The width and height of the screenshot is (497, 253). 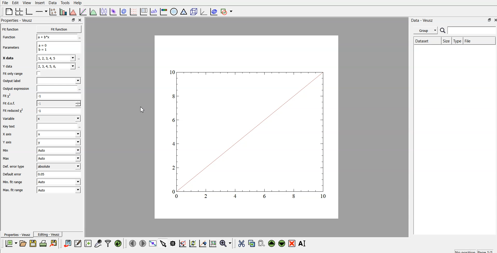 I want to click on Max. fit range, so click(x=13, y=190).